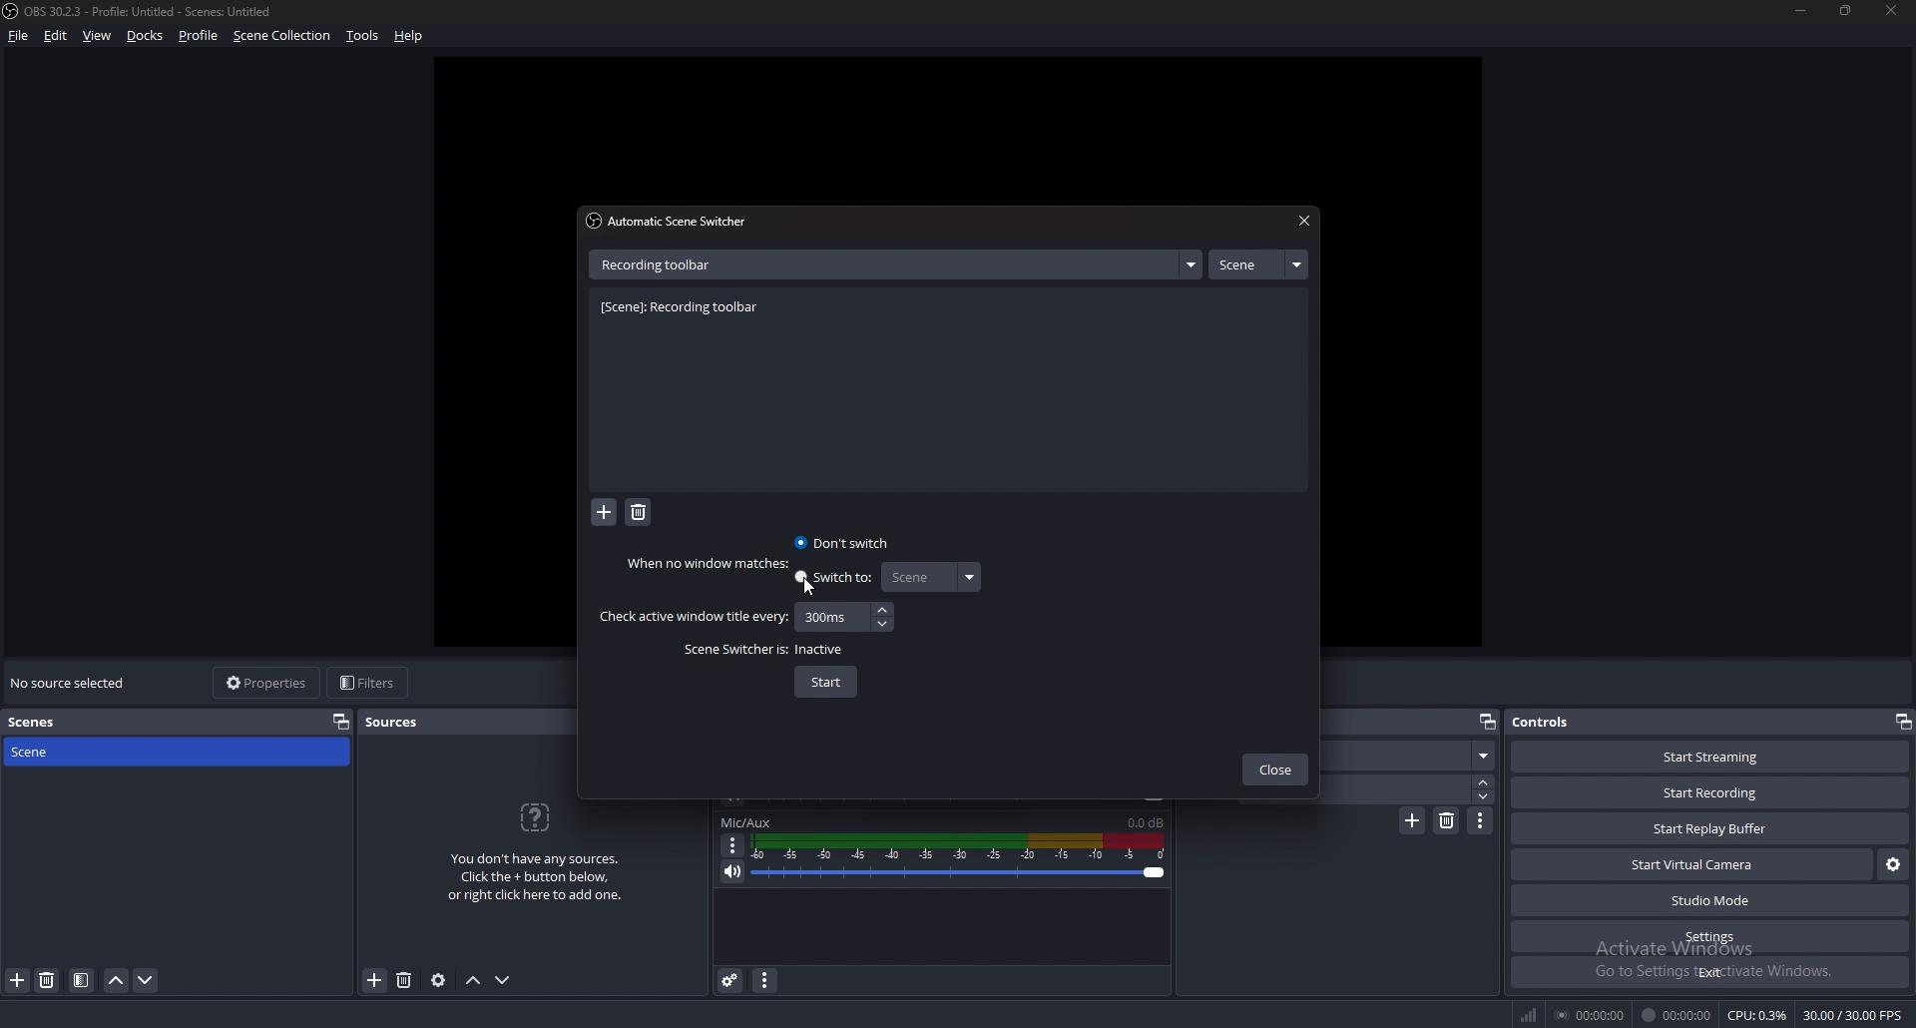  What do you see at coordinates (1412, 820) in the screenshot?
I see `add transition` at bounding box center [1412, 820].